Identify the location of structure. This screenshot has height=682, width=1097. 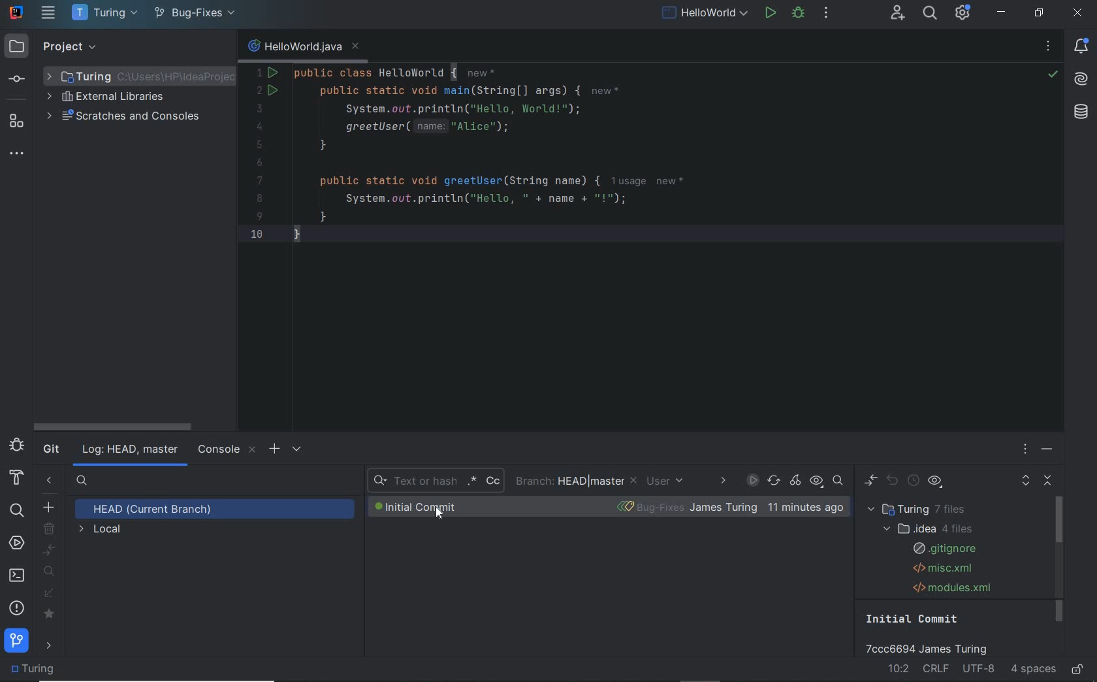
(17, 122).